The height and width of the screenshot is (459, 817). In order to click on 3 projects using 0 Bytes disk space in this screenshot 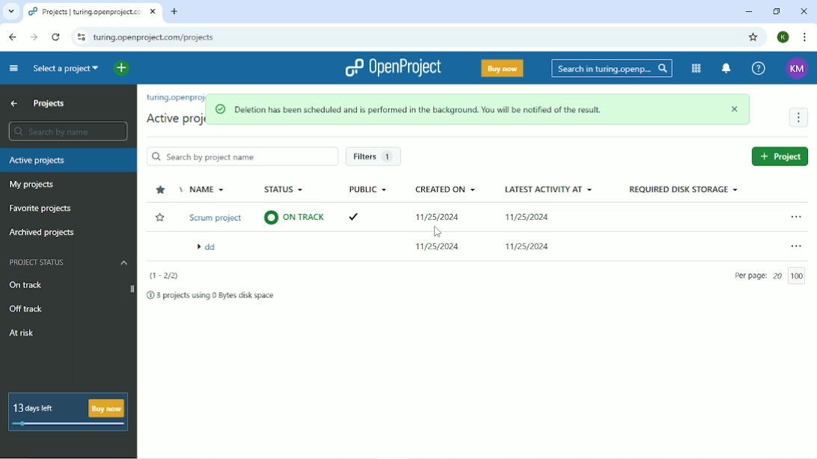, I will do `click(211, 295)`.